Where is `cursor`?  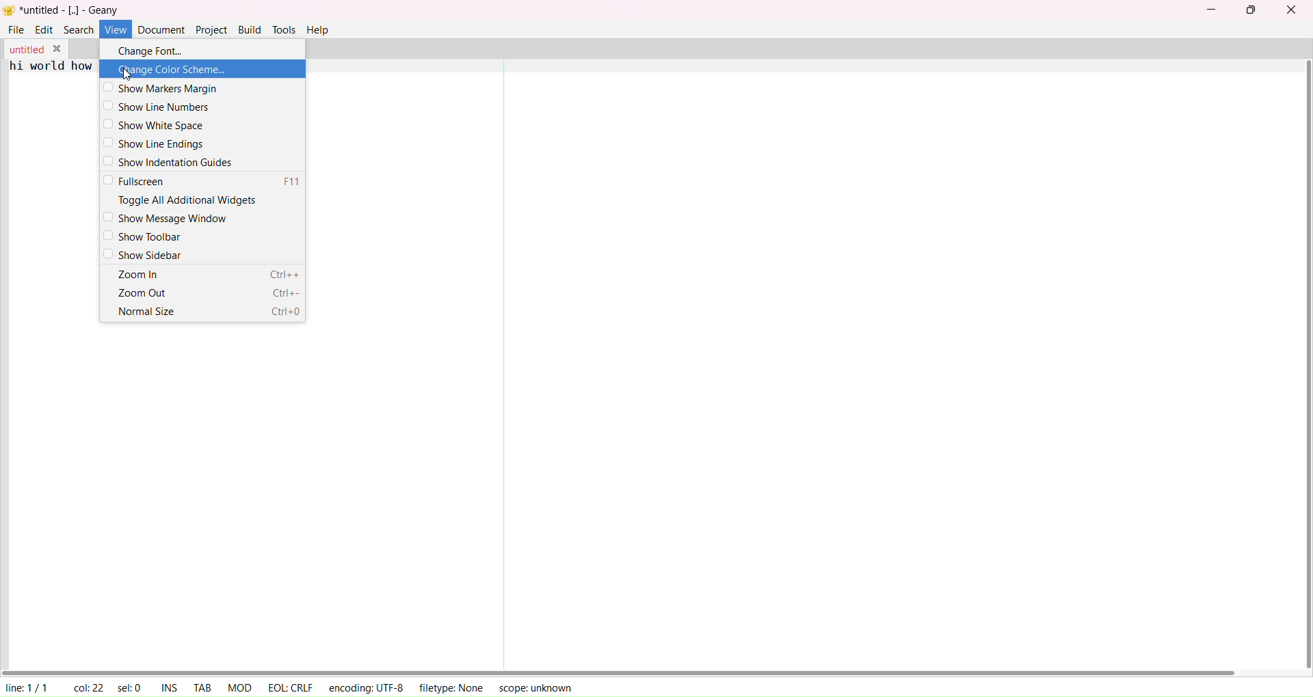 cursor is located at coordinates (127, 75).